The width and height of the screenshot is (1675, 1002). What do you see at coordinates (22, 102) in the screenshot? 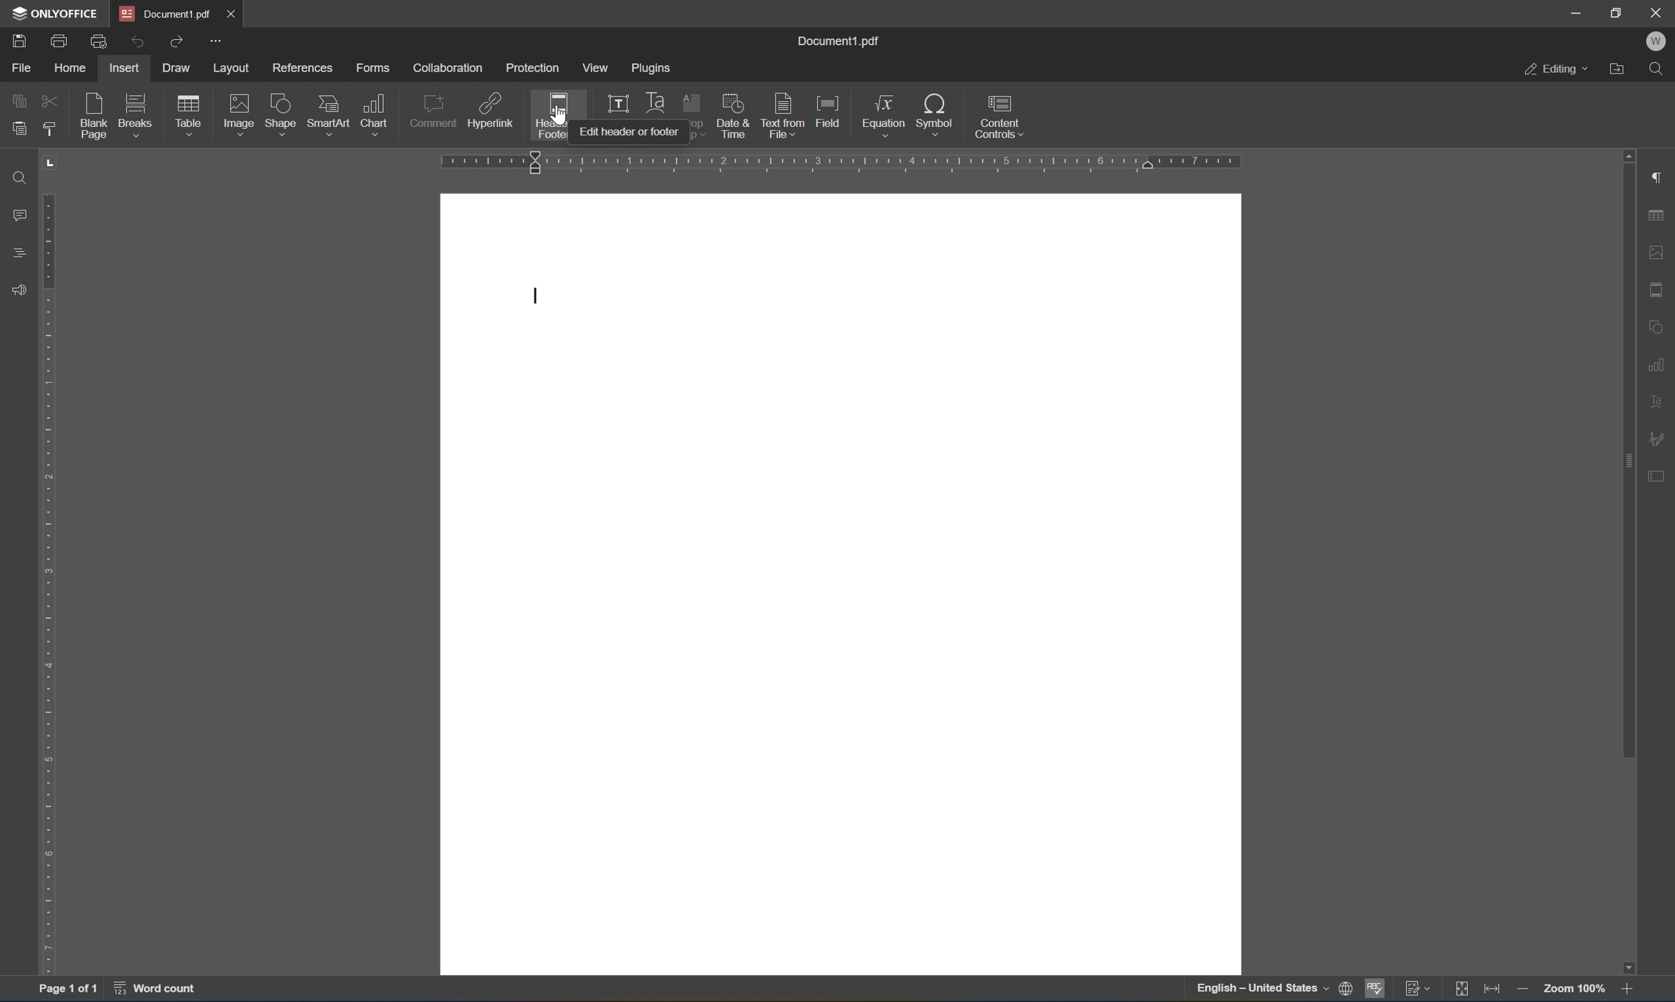
I see `copy` at bounding box center [22, 102].